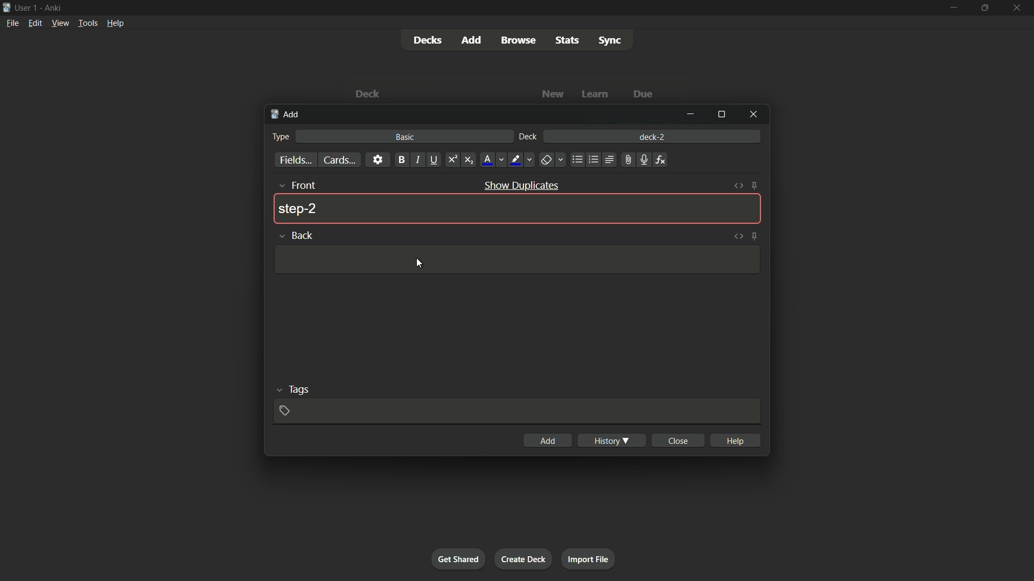 The width and height of the screenshot is (1034, 581). What do you see at coordinates (6, 8) in the screenshot?
I see `app icon` at bounding box center [6, 8].